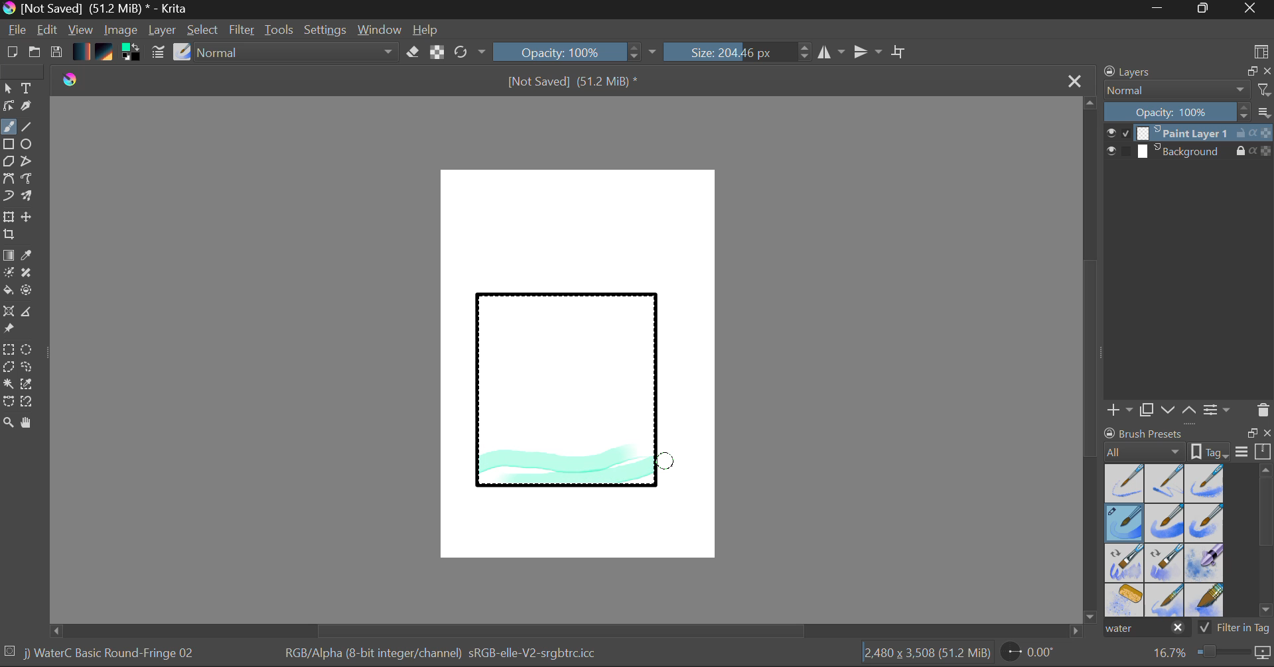 The height and width of the screenshot is (667, 1274). What do you see at coordinates (9, 145) in the screenshot?
I see `Rectangle` at bounding box center [9, 145].